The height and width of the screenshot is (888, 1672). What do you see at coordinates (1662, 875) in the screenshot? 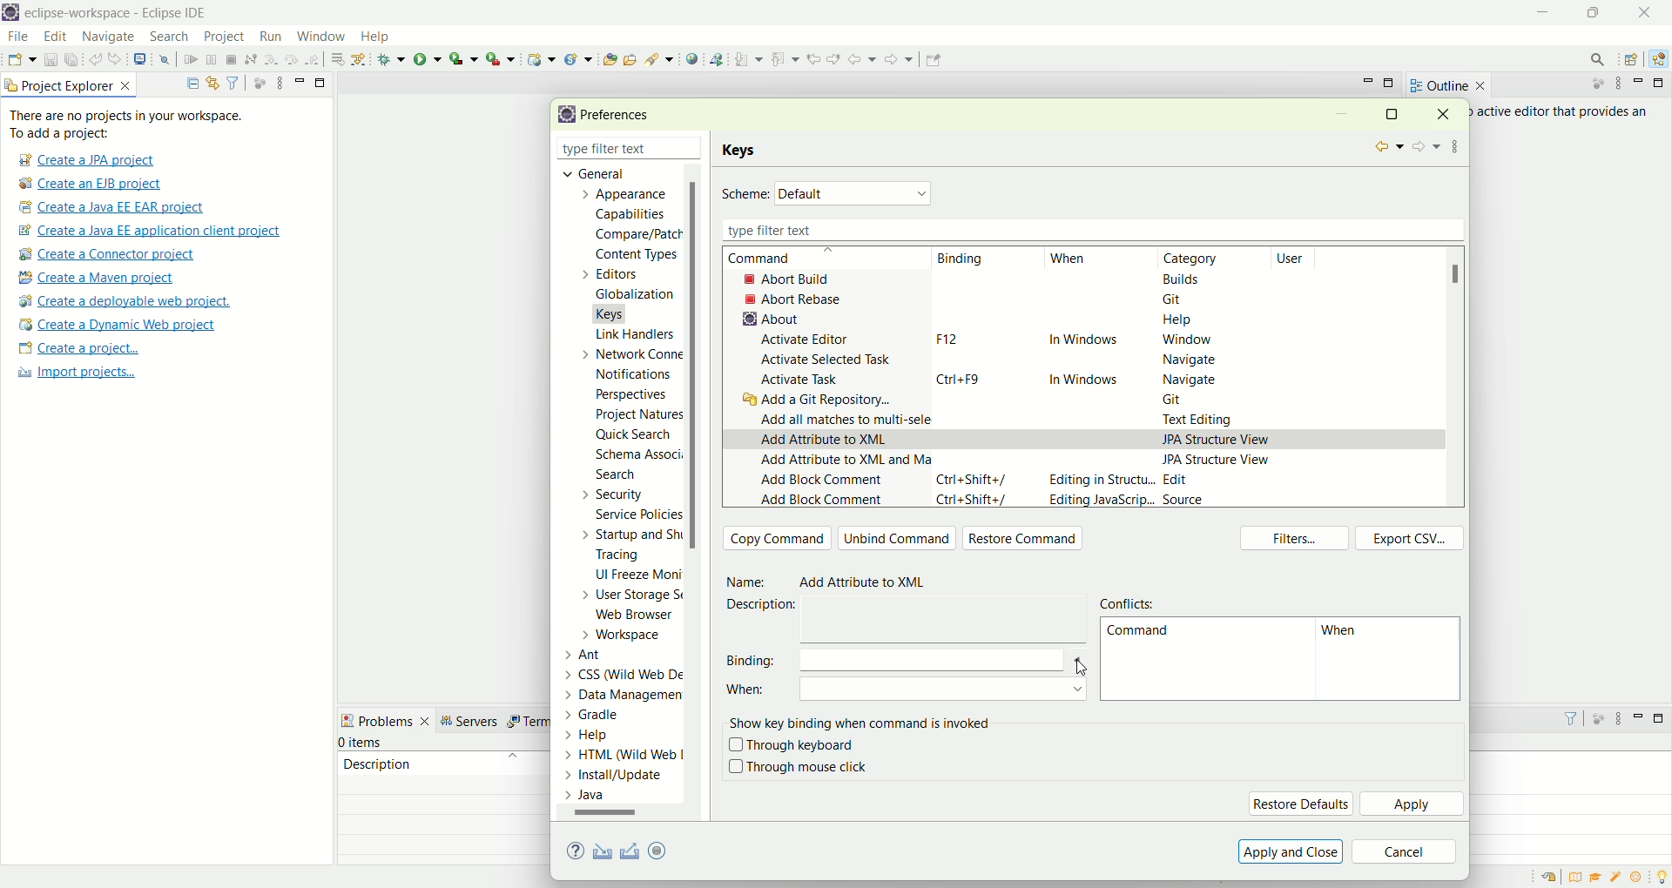
I see `tip of the day` at bounding box center [1662, 875].